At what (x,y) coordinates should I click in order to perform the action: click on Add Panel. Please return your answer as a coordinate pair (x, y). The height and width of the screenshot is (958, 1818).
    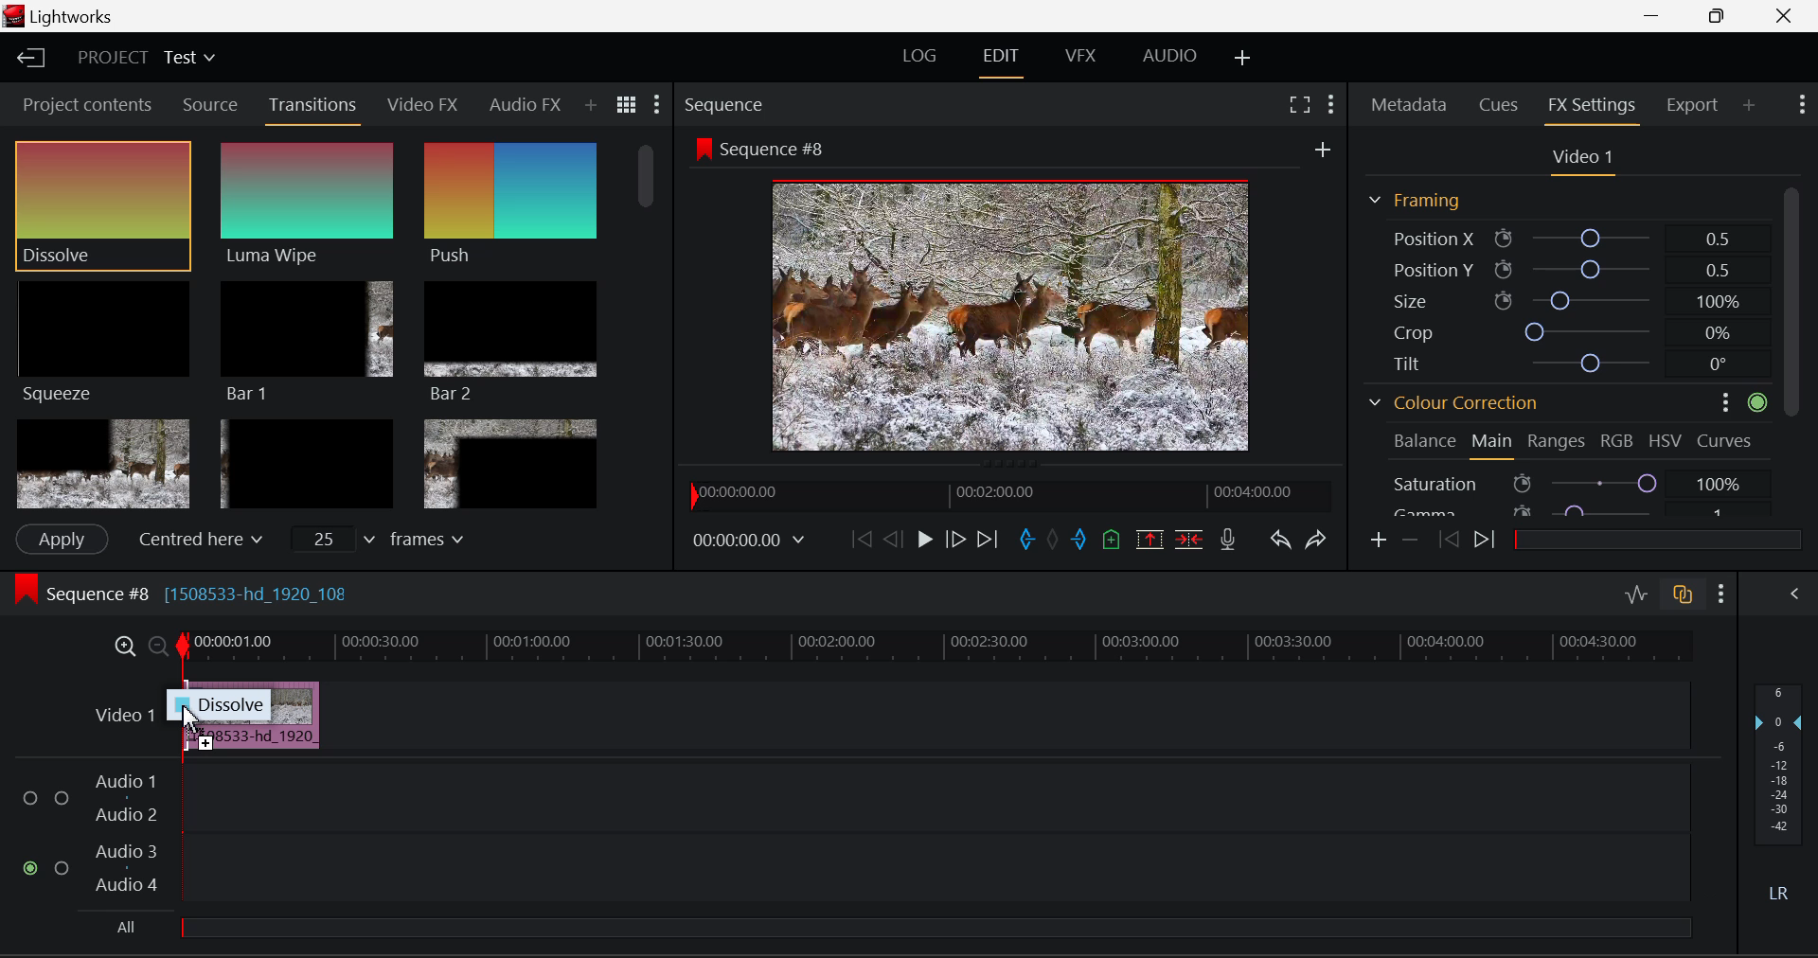
    Looking at the image, I should click on (568, 105).